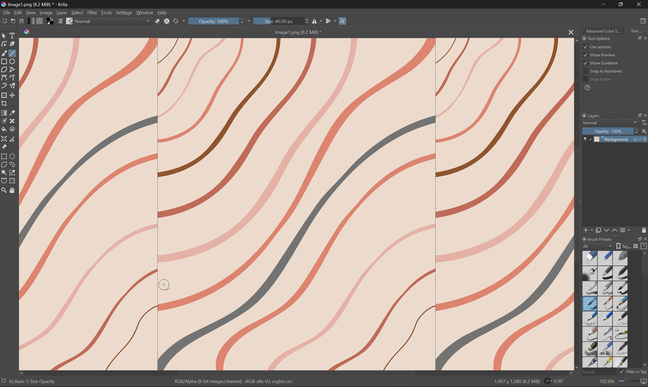 The height and width of the screenshot is (387, 648). I want to click on Contiguous selection tool, so click(4, 172).